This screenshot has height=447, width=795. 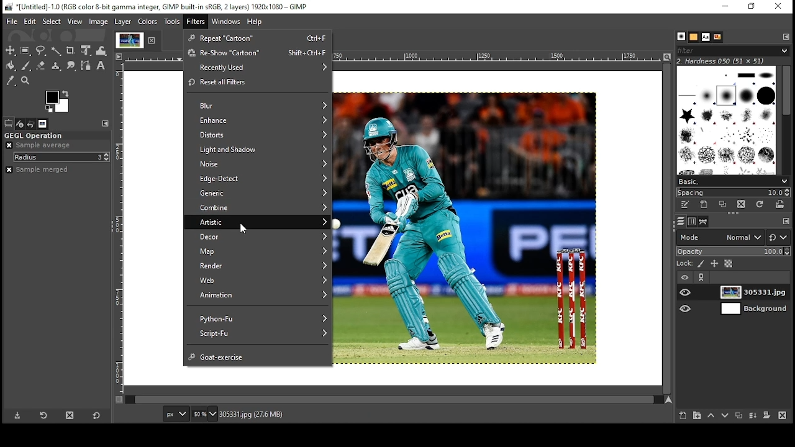 What do you see at coordinates (158, 7) in the screenshot?
I see `icon and filename` at bounding box center [158, 7].